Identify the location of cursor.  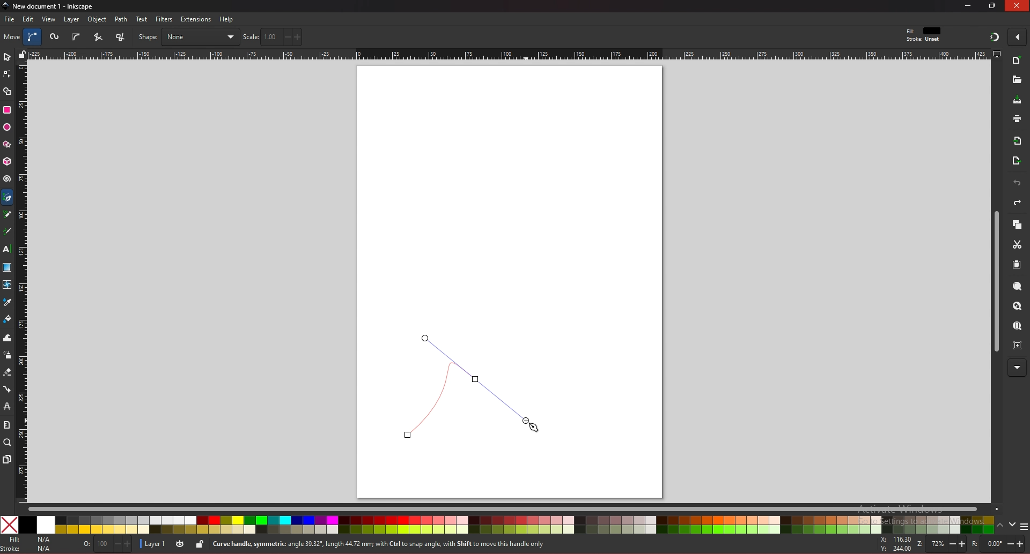
(536, 428).